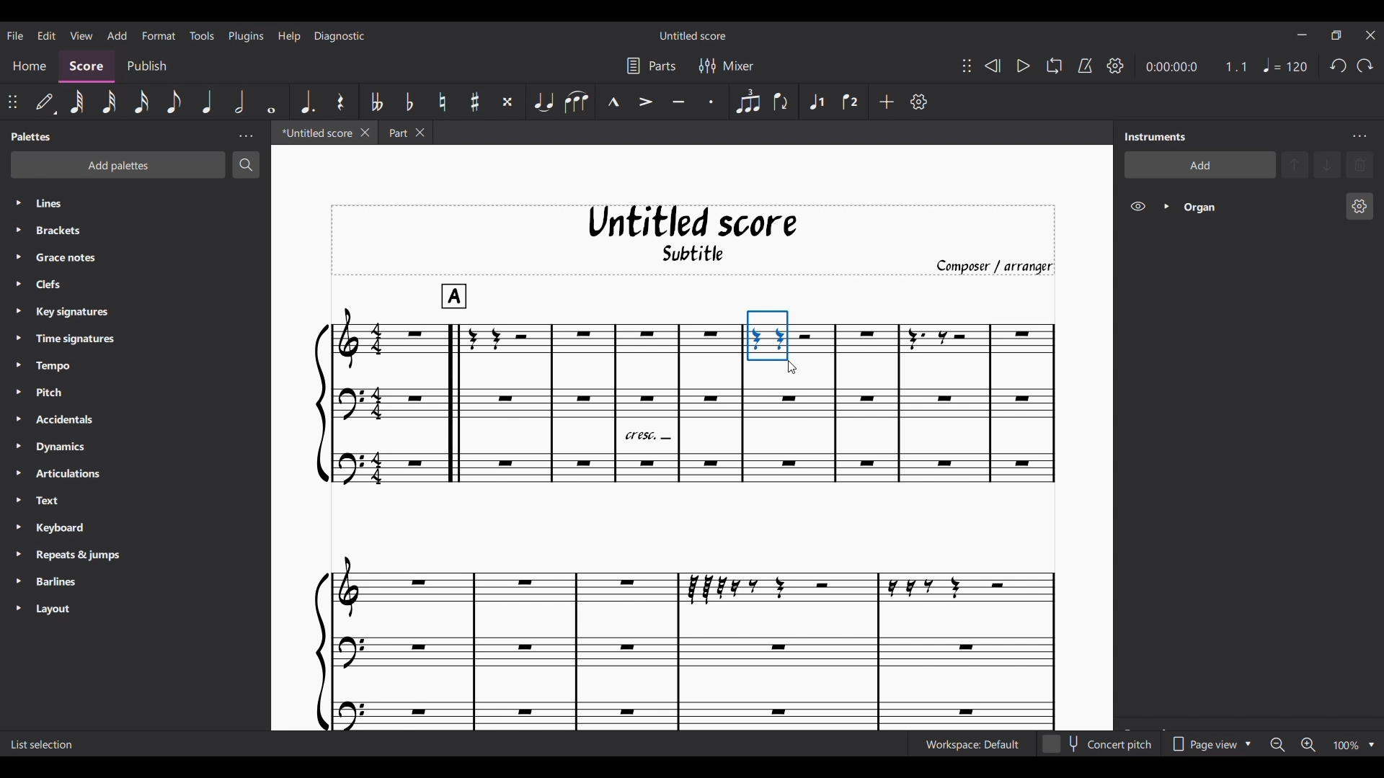 This screenshot has height=778, width=1384. Describe the element at coordinates (1278, 745) in the screenshot. I see `Zoom out` at that location.